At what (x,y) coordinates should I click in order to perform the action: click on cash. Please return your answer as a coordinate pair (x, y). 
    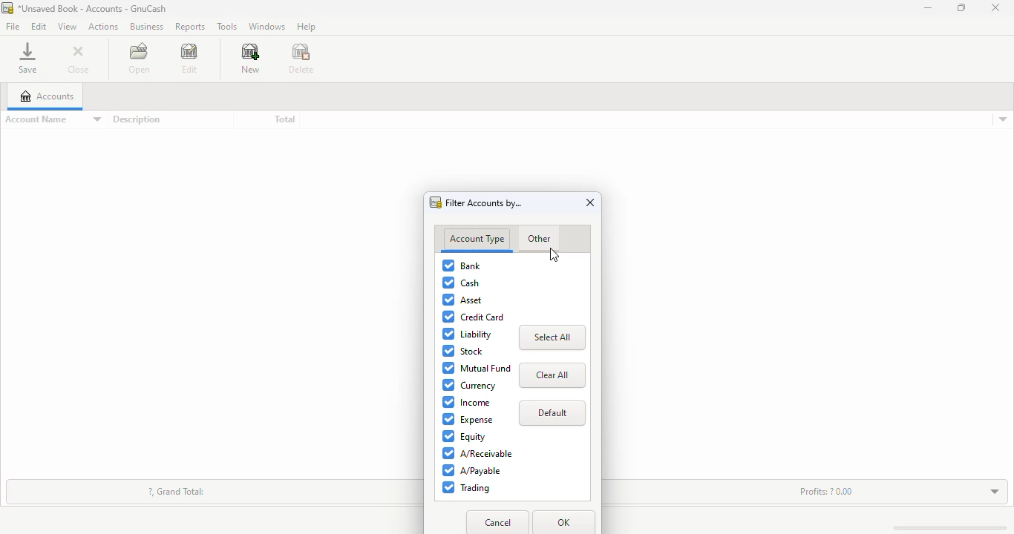
    Looking at the image, I should click on (462, 283).